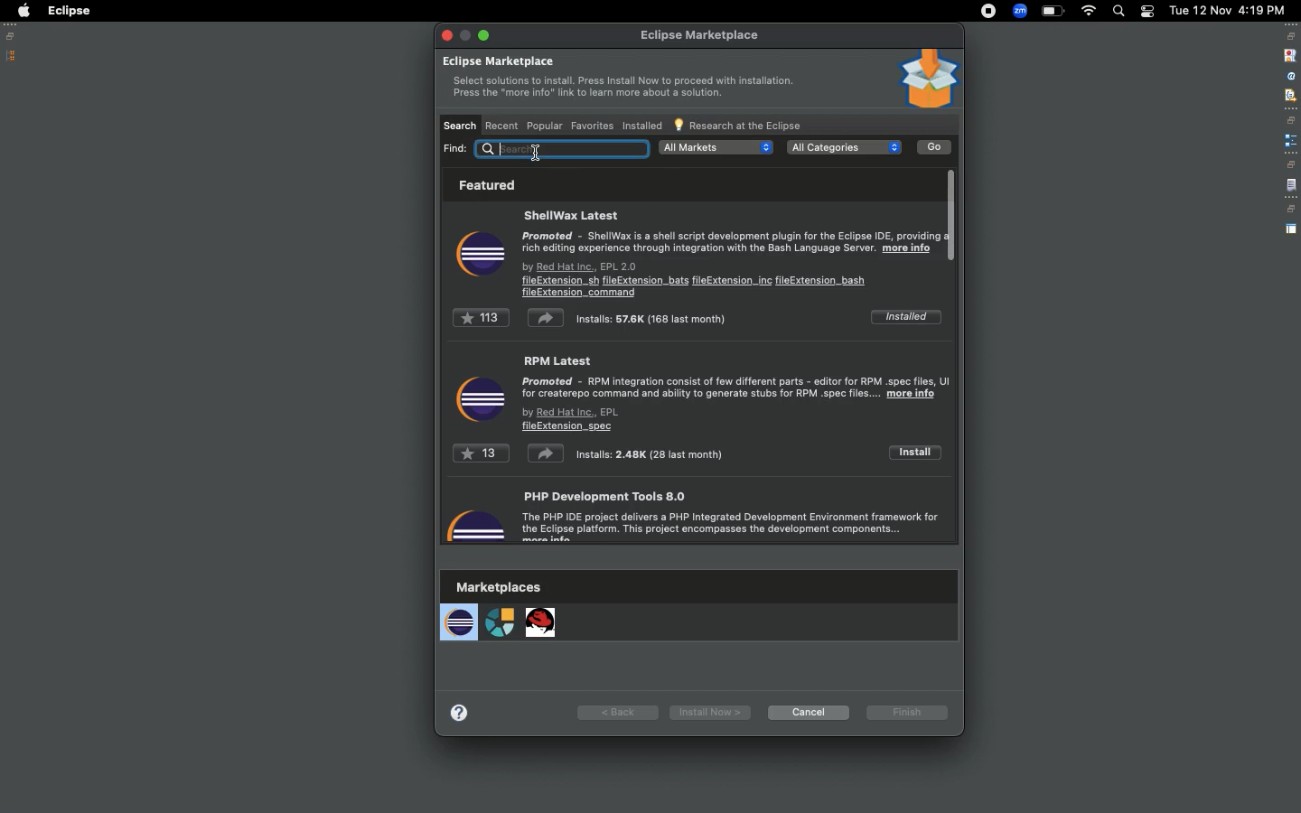 This screenshot has height=813, width=1301. I want to click on restore, so click(1291, 36).